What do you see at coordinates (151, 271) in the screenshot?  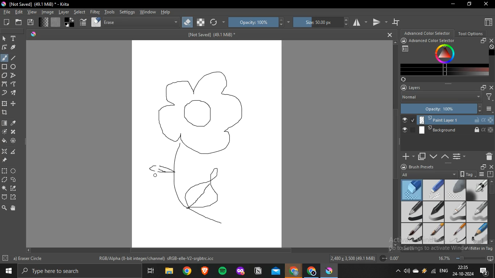 I see `Application` at bounding box center [151, 271].